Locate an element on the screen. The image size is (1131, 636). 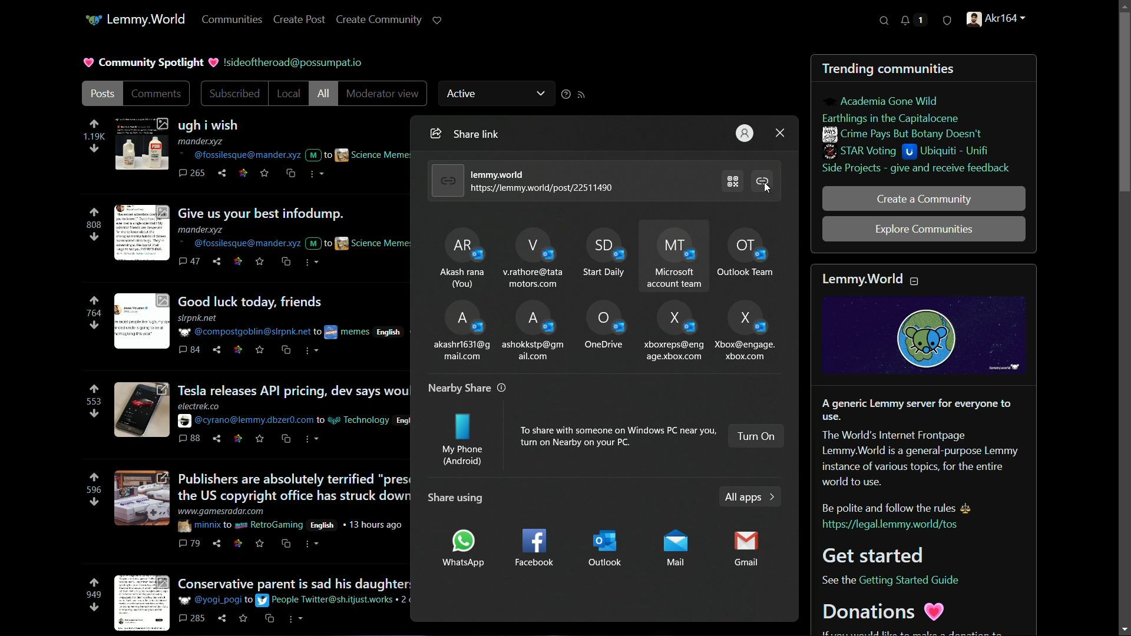
upvote is located at coordinates (95, 300).